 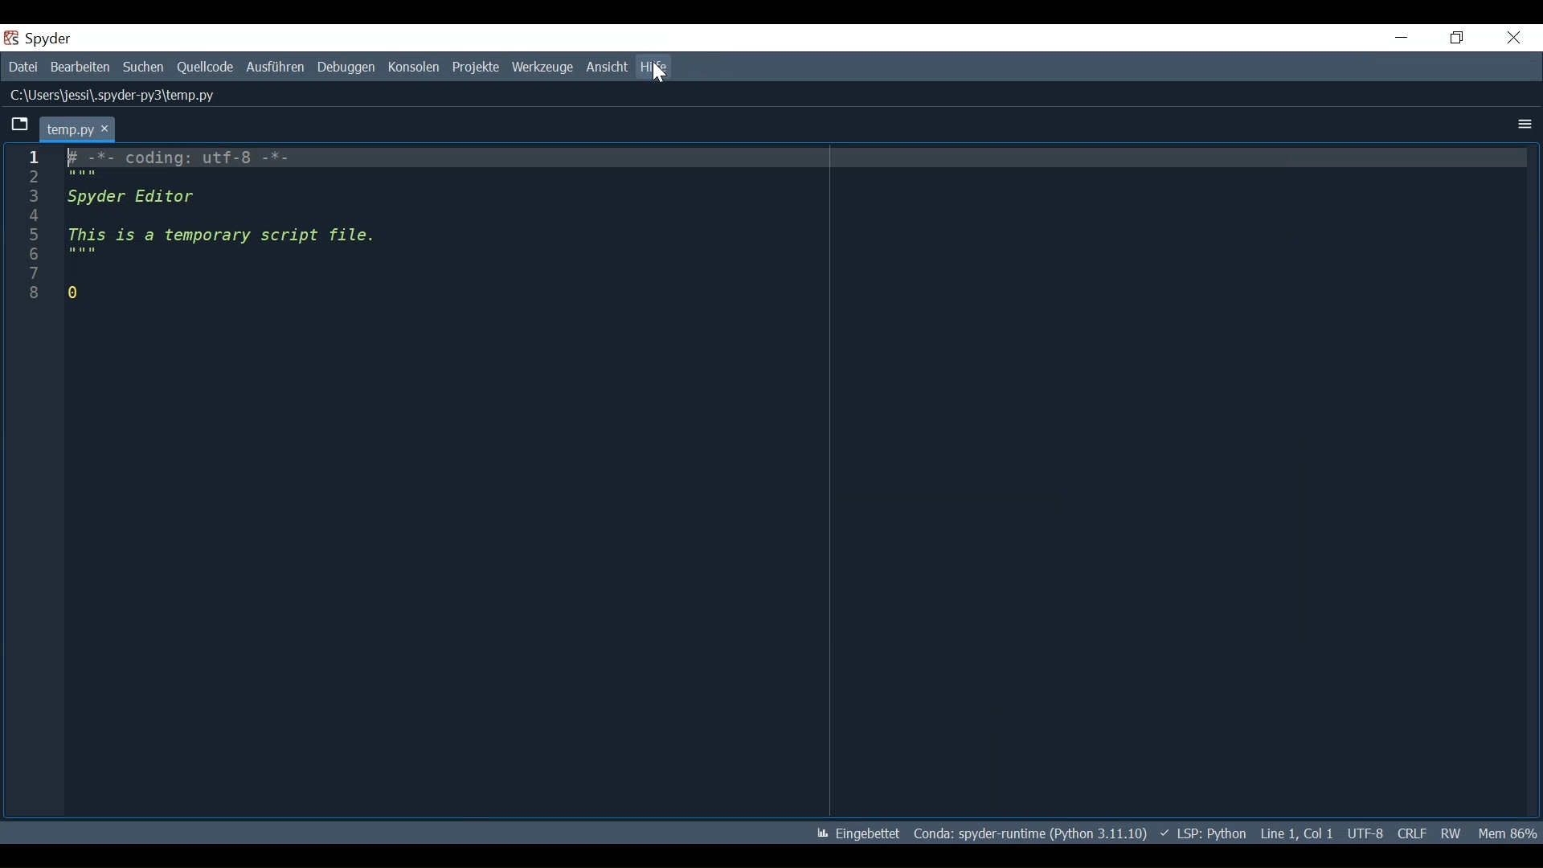 I want to click on Edit, so click(x=79, y=68).